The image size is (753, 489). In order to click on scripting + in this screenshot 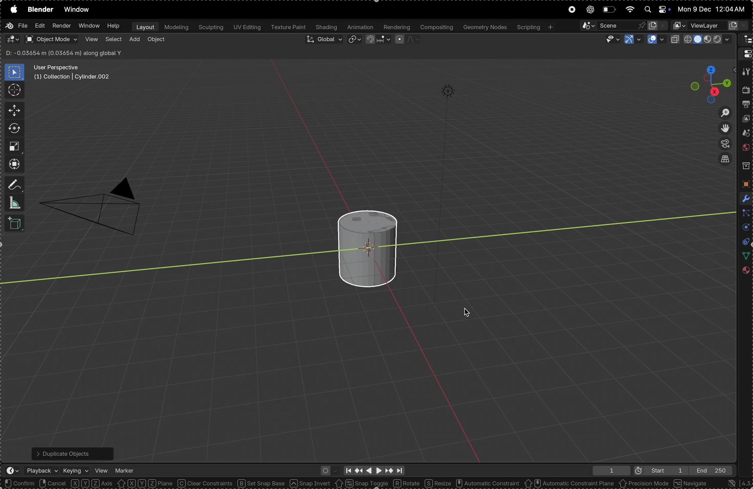, I will do `click(534, 26)`.